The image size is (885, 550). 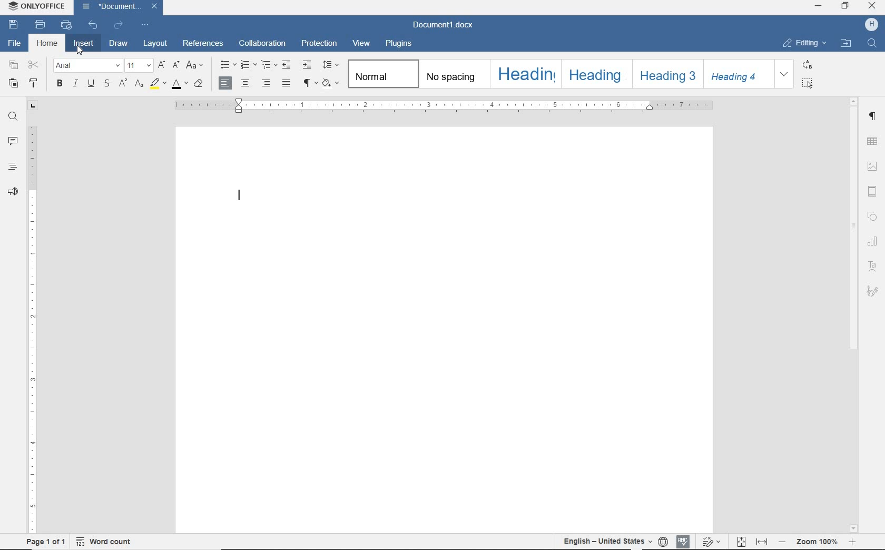 What do you see at coordinates (107, 84) in the screenshot?
I see `strikethrough` at bounding box center [107, 84].